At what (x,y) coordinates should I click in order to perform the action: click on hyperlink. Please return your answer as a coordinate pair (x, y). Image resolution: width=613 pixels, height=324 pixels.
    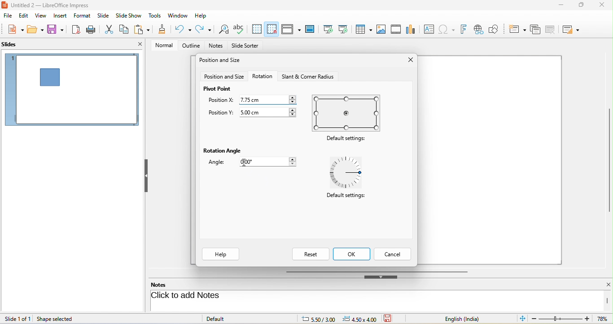
    Looking at the image, I should click on (480, 30).